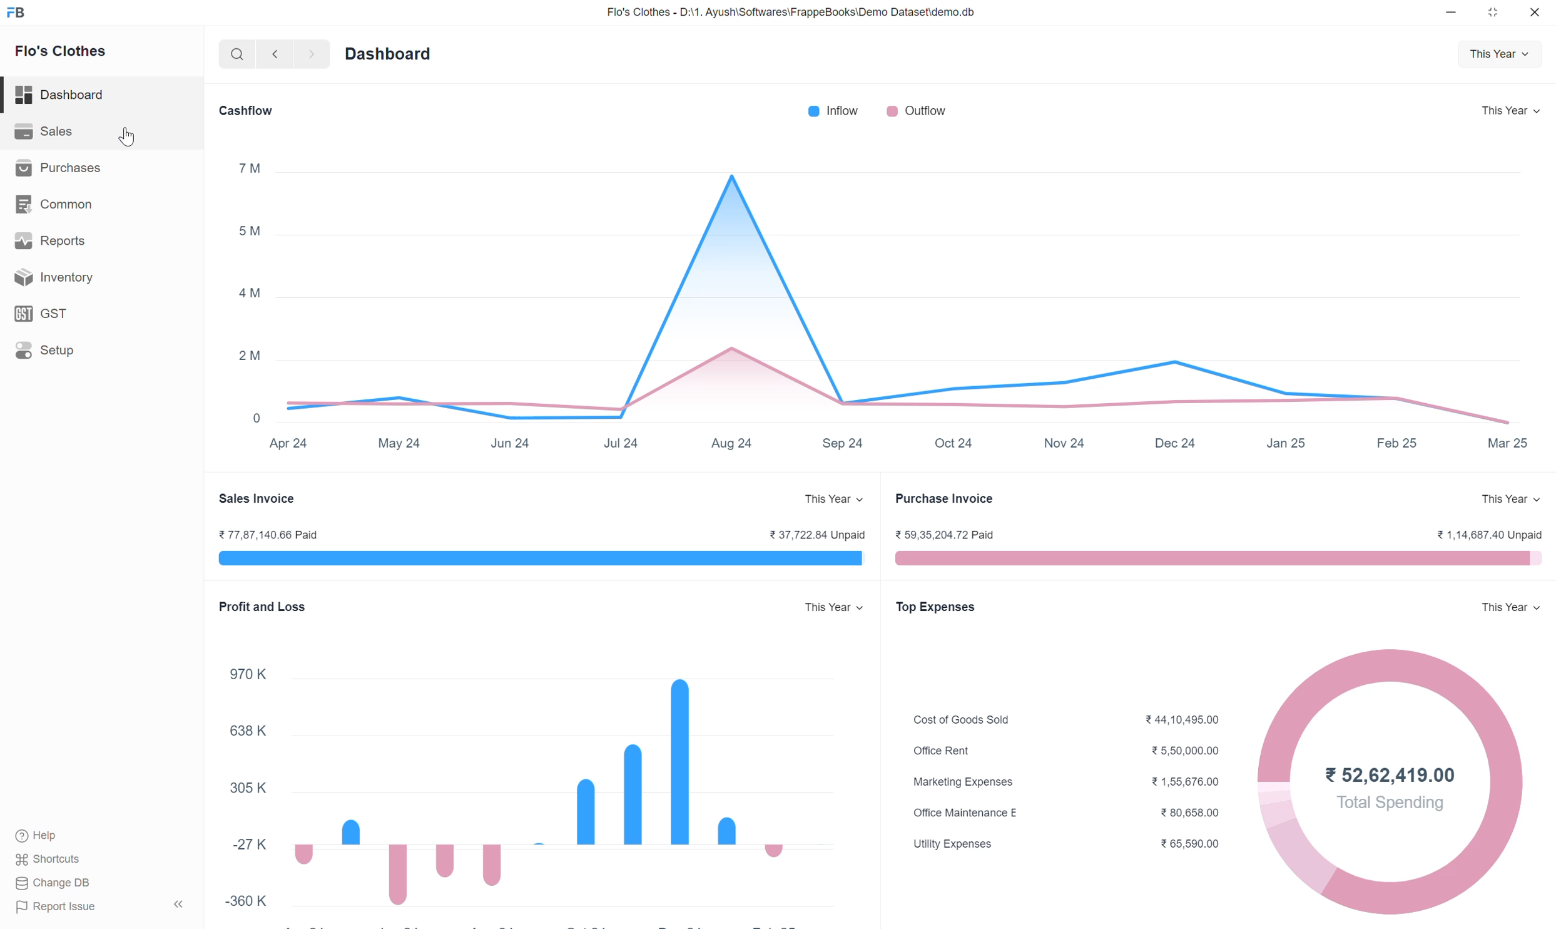 The image size is (1556, 929). I want to click on search, so click(238, 54).